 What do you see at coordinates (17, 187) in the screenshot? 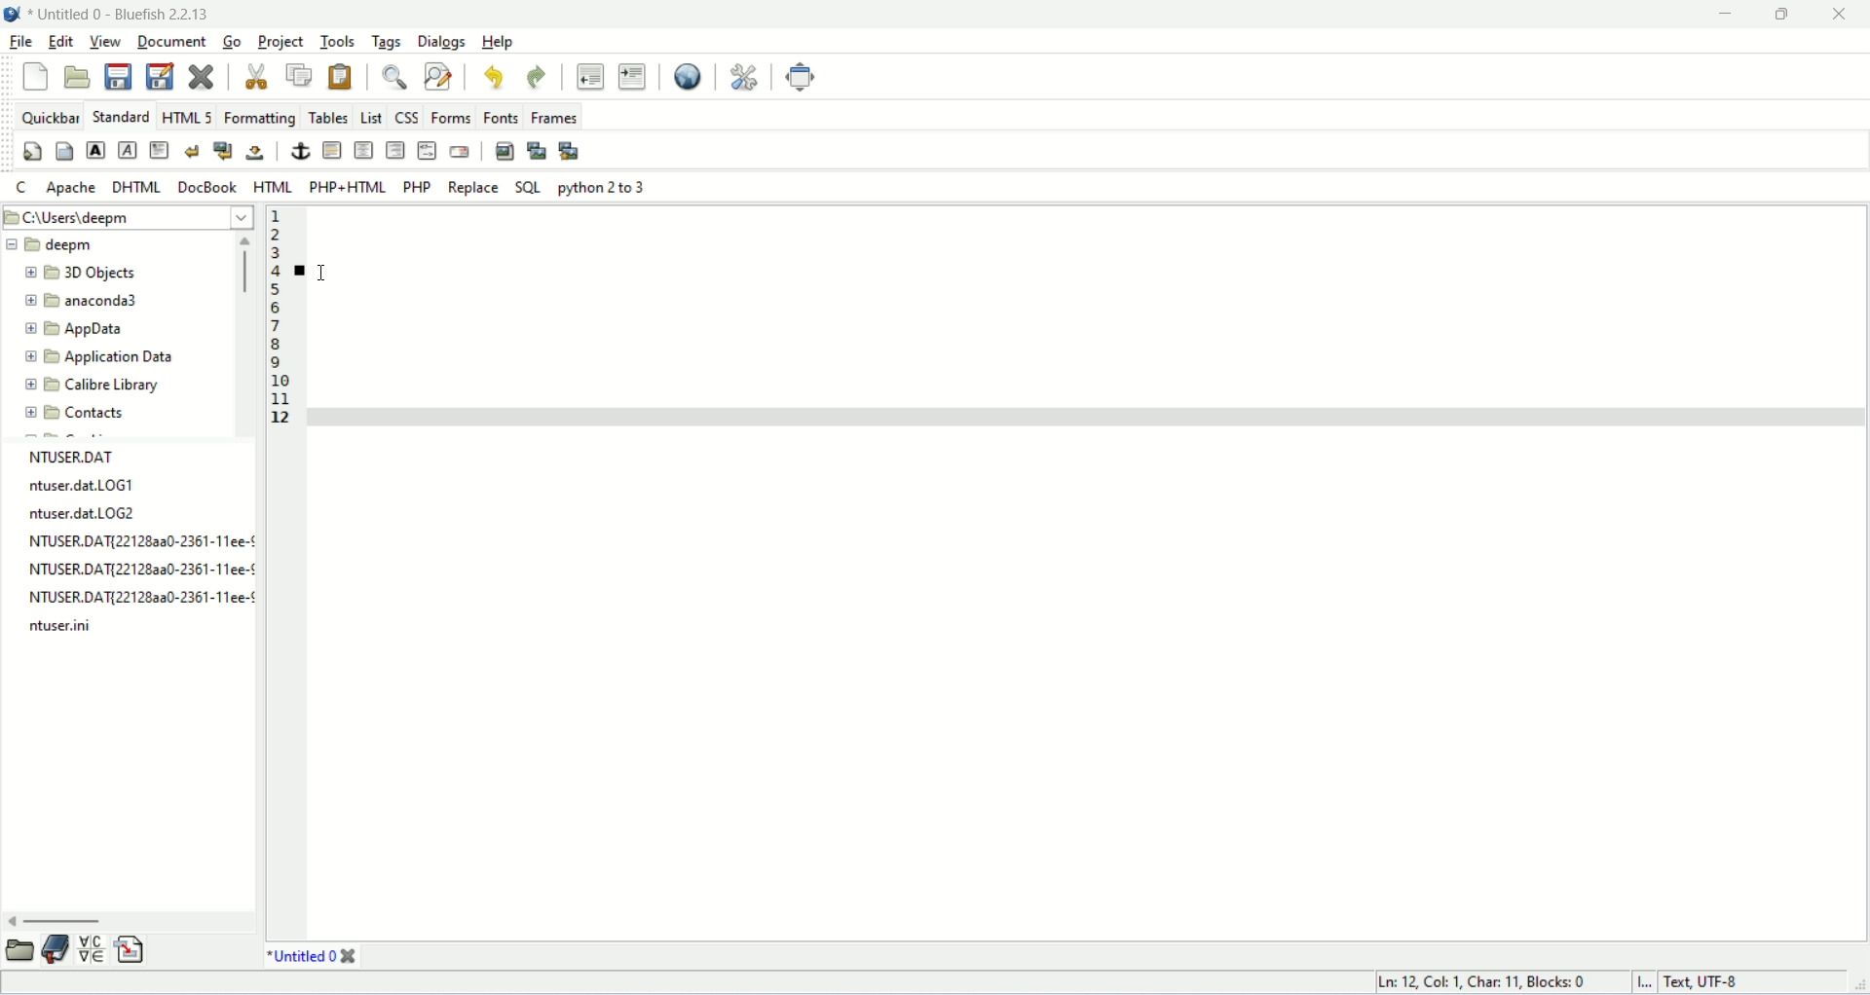
I see `C` at bounding box center [17, 187].